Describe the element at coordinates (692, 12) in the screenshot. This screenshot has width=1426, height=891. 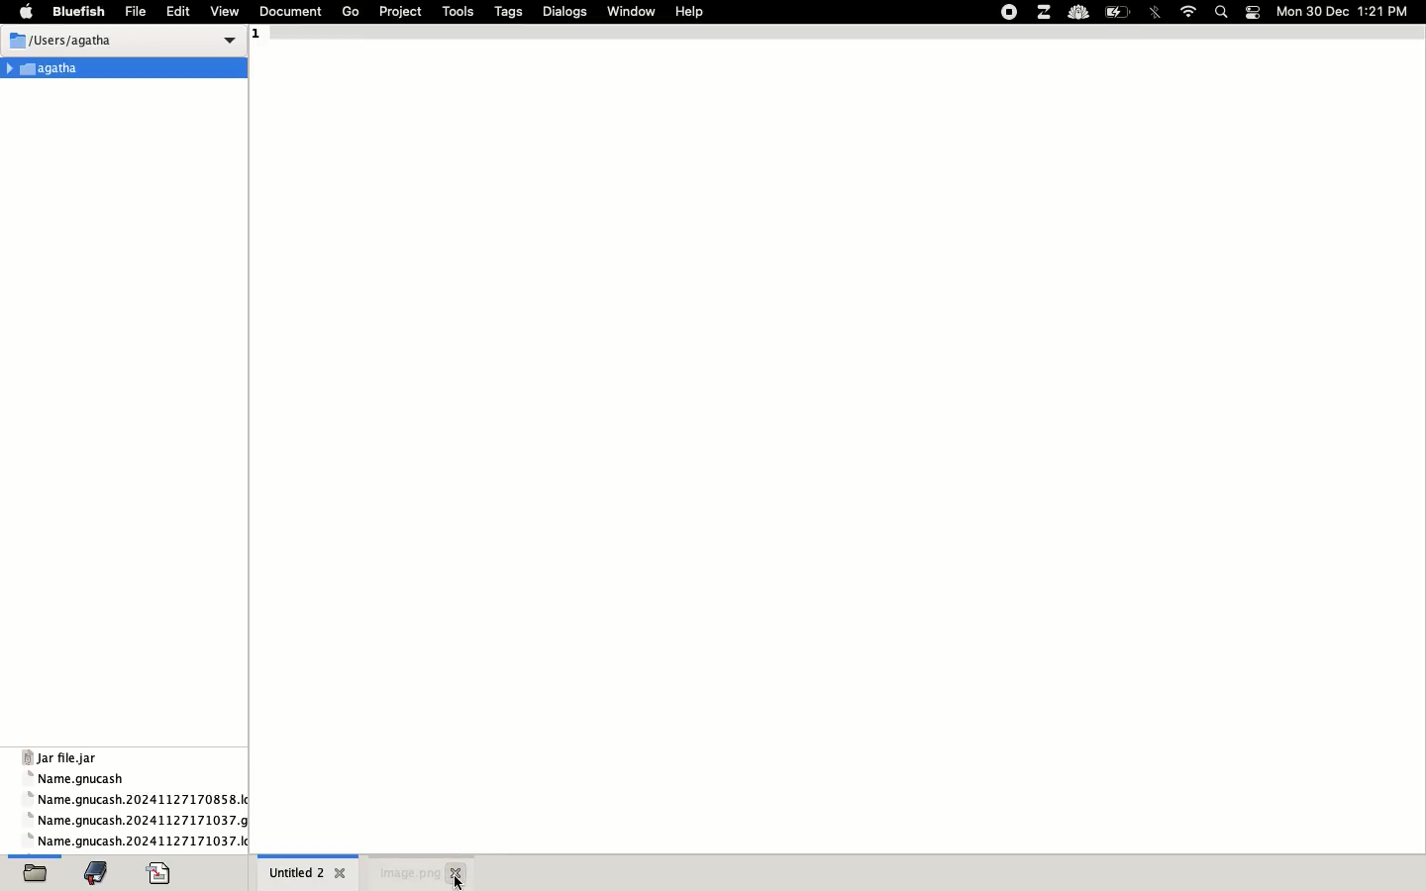
I see `help` at that location.